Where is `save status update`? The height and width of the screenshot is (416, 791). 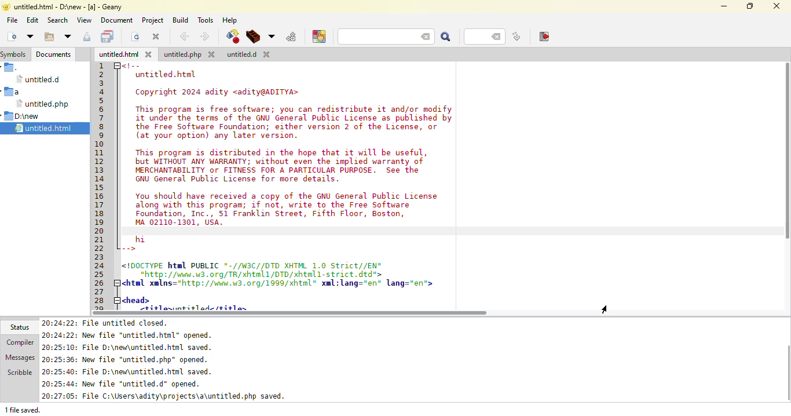
save status update is located at coordinates (168, 396).